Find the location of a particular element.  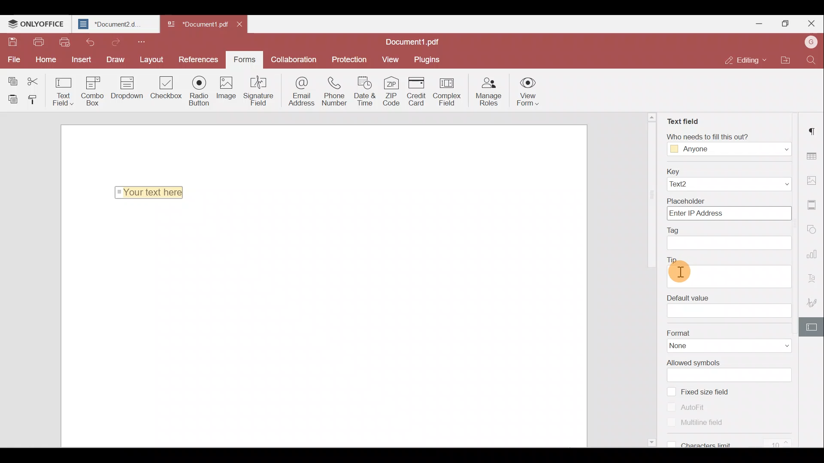

Find is located at coordinates (811, 61).